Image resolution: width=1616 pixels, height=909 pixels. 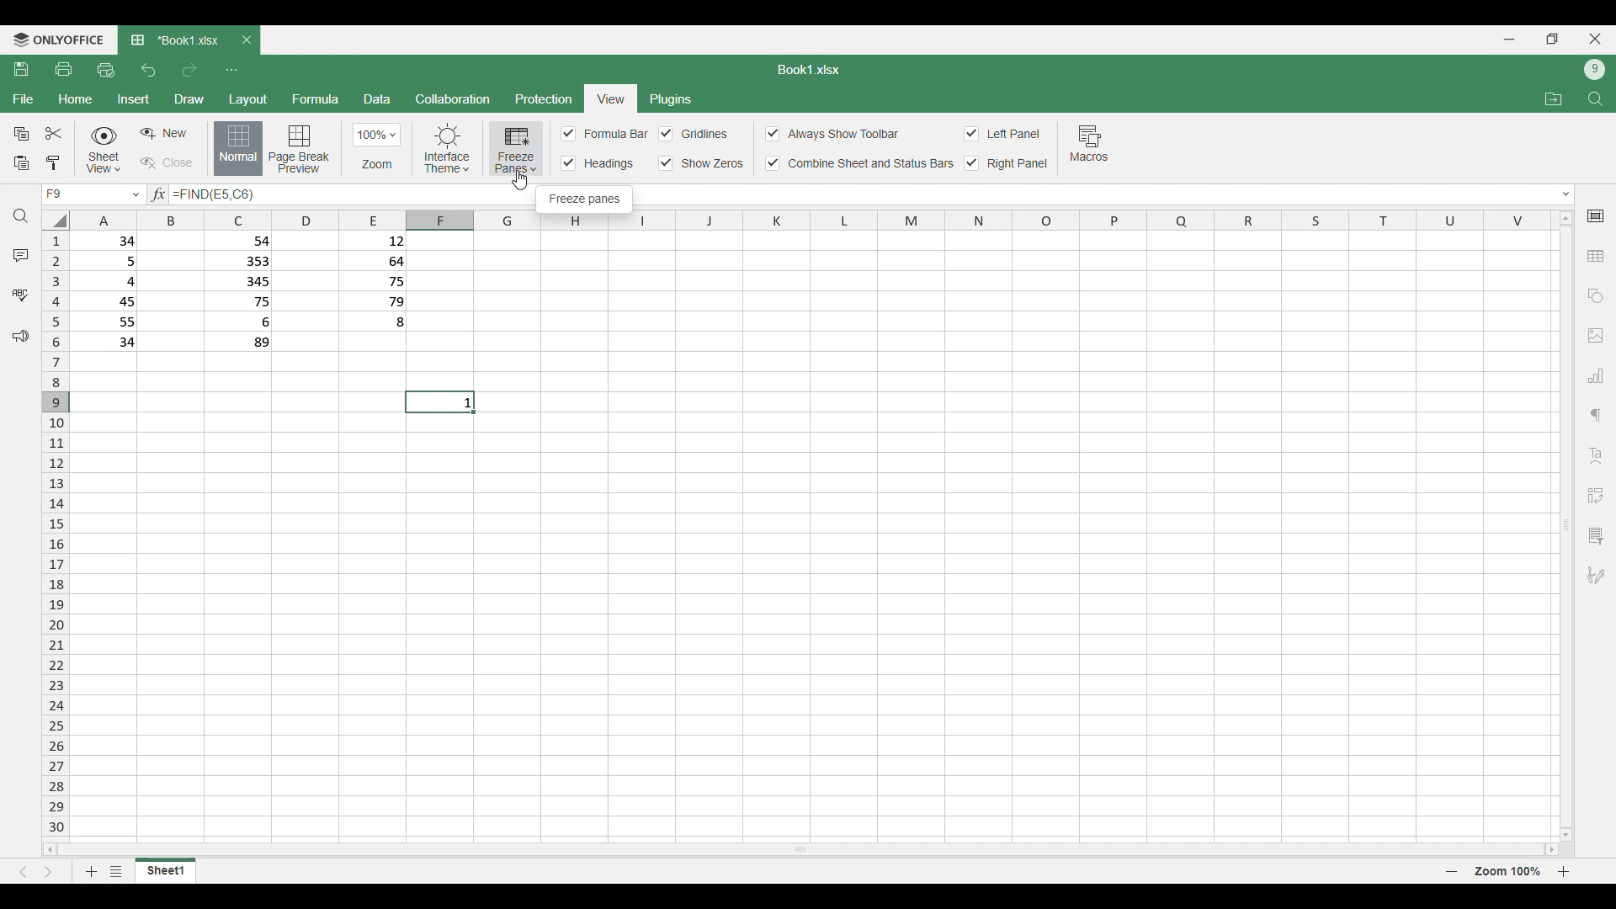 What do you see at coordinates (604, 134) in the screenshot?
I see `` at bounding box center [604, 134].